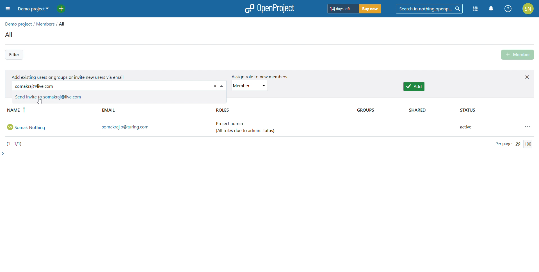 This screenshot has width=539, height=272. Describe the element at coordinates (69, 76) in the screenshot. I see `add existing users or groups or invite new users via email` at that location.